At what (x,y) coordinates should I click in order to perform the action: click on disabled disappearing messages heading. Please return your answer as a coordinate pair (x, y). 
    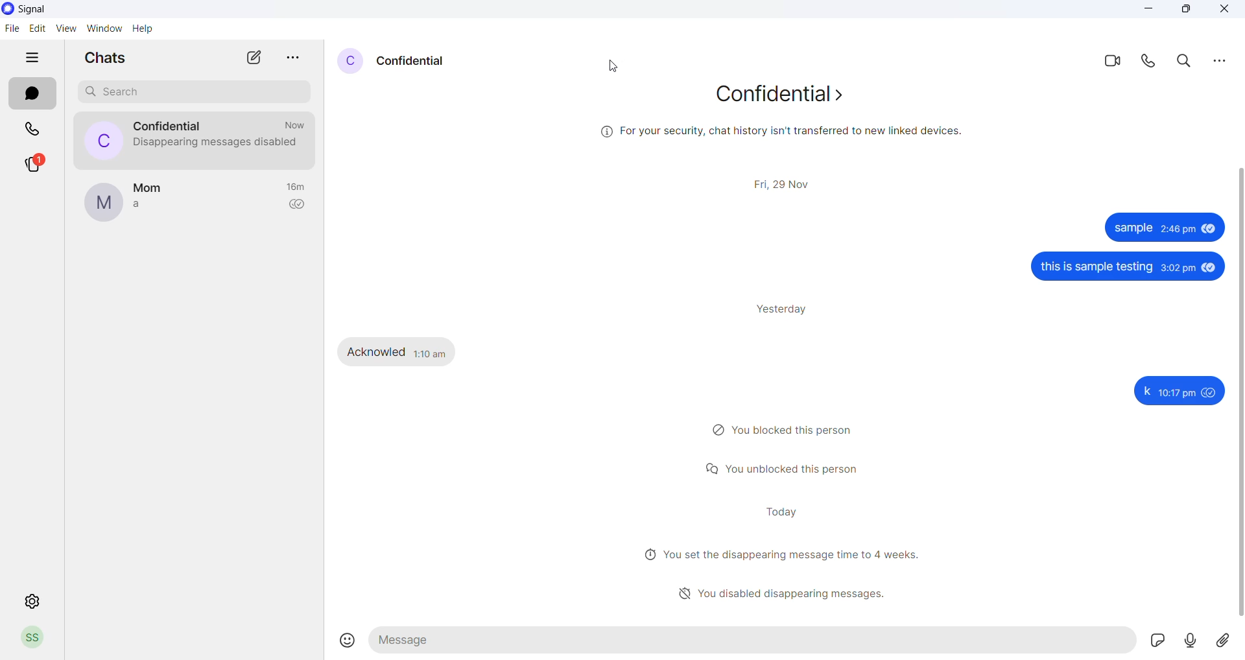
    Looking at the image, I should click on (792, 596).